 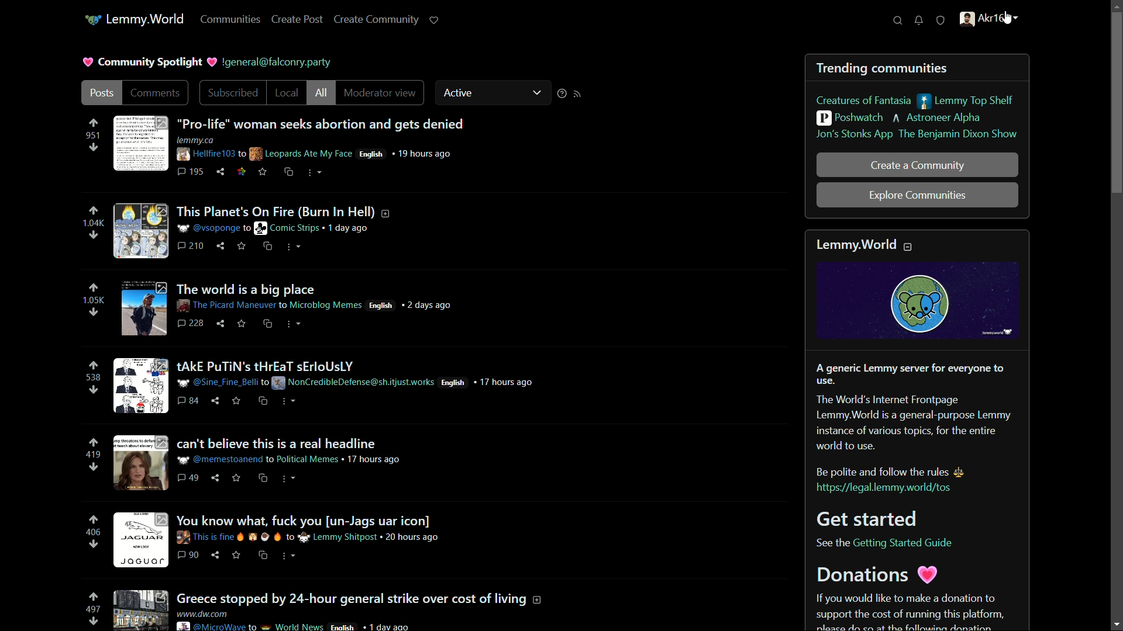 What do you see at coordinates (935, 119) in the screenshot?
I see `astroneer alpha` at bounding box center [935, 119].